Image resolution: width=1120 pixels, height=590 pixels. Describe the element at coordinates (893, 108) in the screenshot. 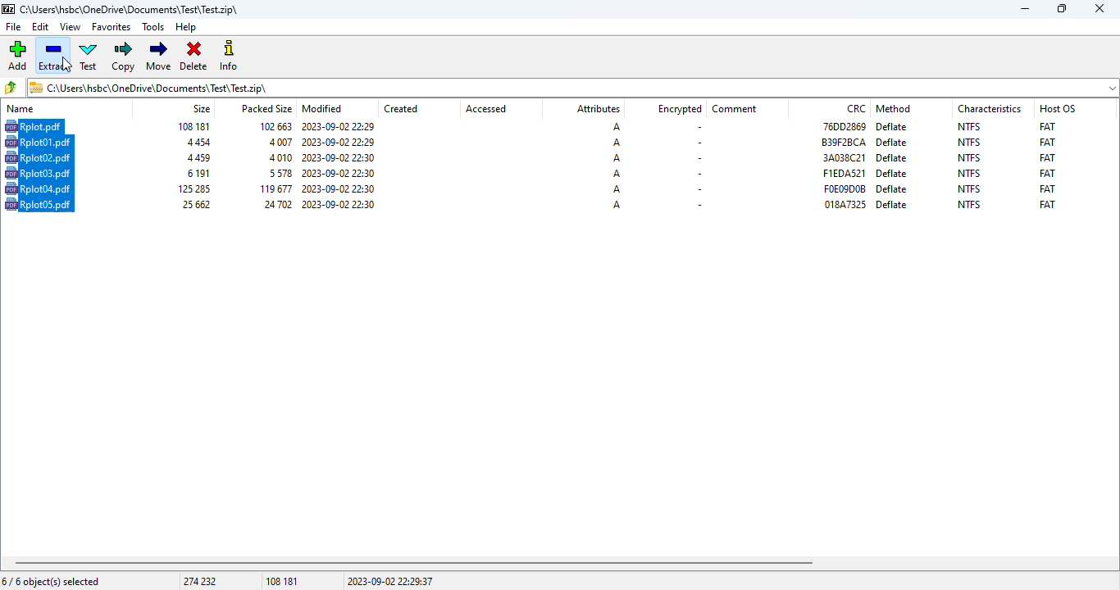

I see `method` at that location.